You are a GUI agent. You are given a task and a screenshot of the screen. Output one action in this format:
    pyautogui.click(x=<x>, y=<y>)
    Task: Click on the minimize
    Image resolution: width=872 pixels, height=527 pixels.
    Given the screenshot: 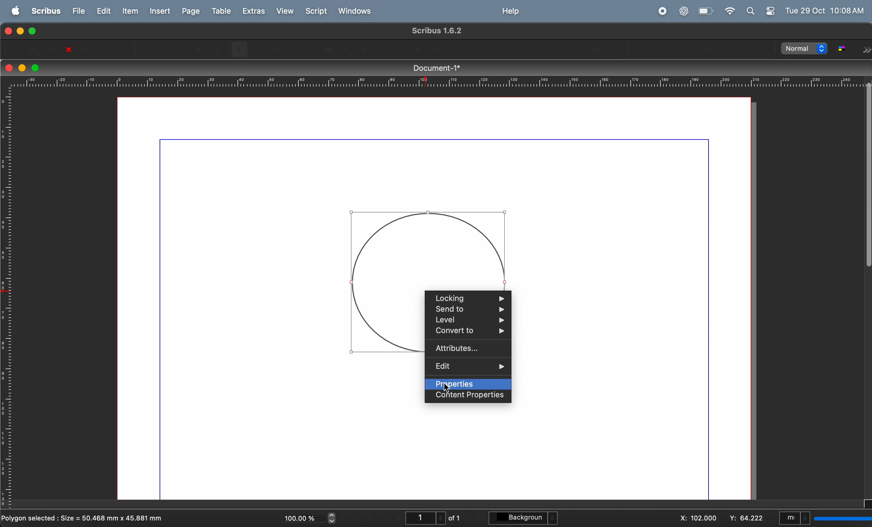 What is the action you would take?
    pyautogui.click(x=22, y=68)
    